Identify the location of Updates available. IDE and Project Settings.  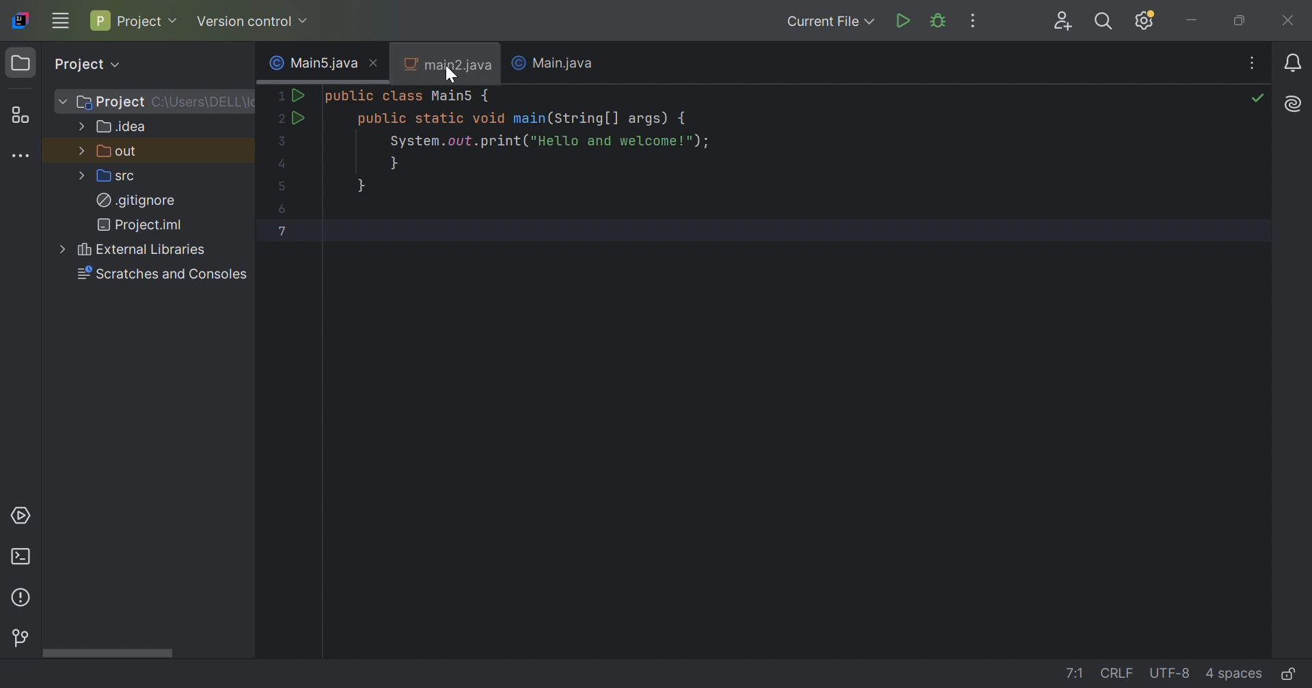
(1146, 21).